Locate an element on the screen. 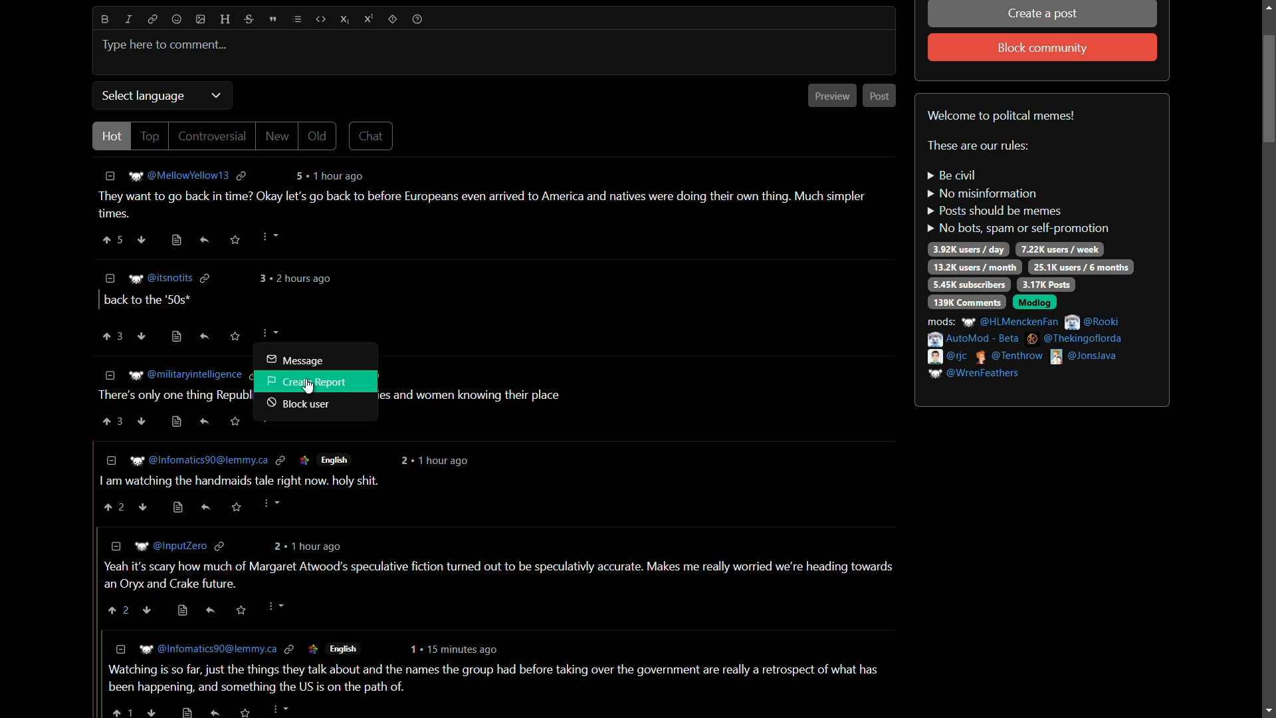  5.45k subscribers is located at coordinates (970, 285).